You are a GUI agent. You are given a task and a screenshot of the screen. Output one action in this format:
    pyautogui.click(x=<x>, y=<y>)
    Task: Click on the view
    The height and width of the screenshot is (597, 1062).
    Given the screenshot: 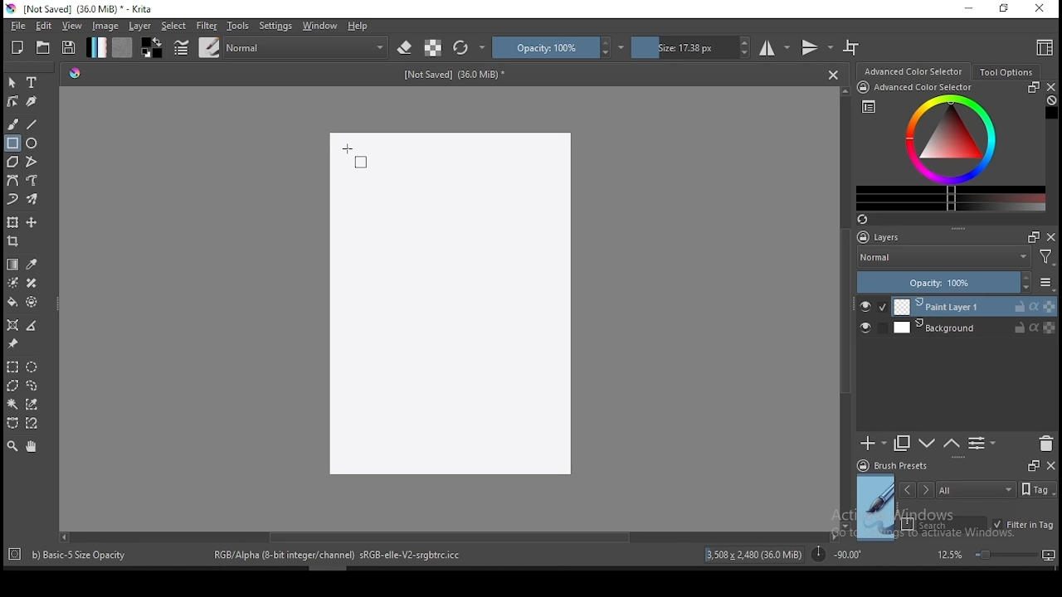 What is the action you would take?
    pyautogui.click(x=71, y=26)
    